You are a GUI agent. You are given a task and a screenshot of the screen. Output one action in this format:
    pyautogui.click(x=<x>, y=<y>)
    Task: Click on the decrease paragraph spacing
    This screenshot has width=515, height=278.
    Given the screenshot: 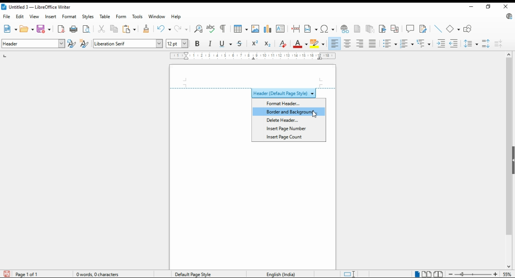 What is the action you would take?
    pyautogui.click(x=499, y=43)
    